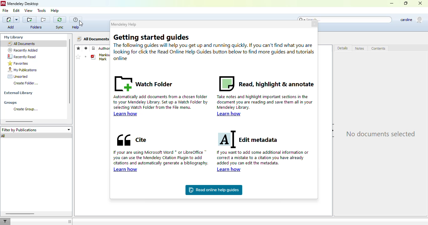  What do you see at coordinates (124, 24) in the screenshot?
I see `mendeley help` at bounding box center [124, 24].